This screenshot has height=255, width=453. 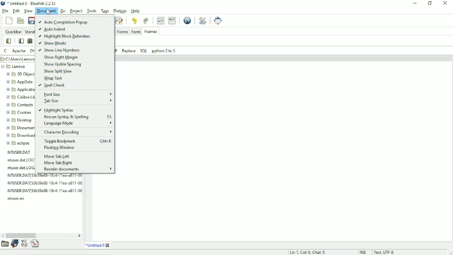 What do you see at coordinates (80, 235) in the screenshot?
I see `scroll right` at bounding box center [80, 235].